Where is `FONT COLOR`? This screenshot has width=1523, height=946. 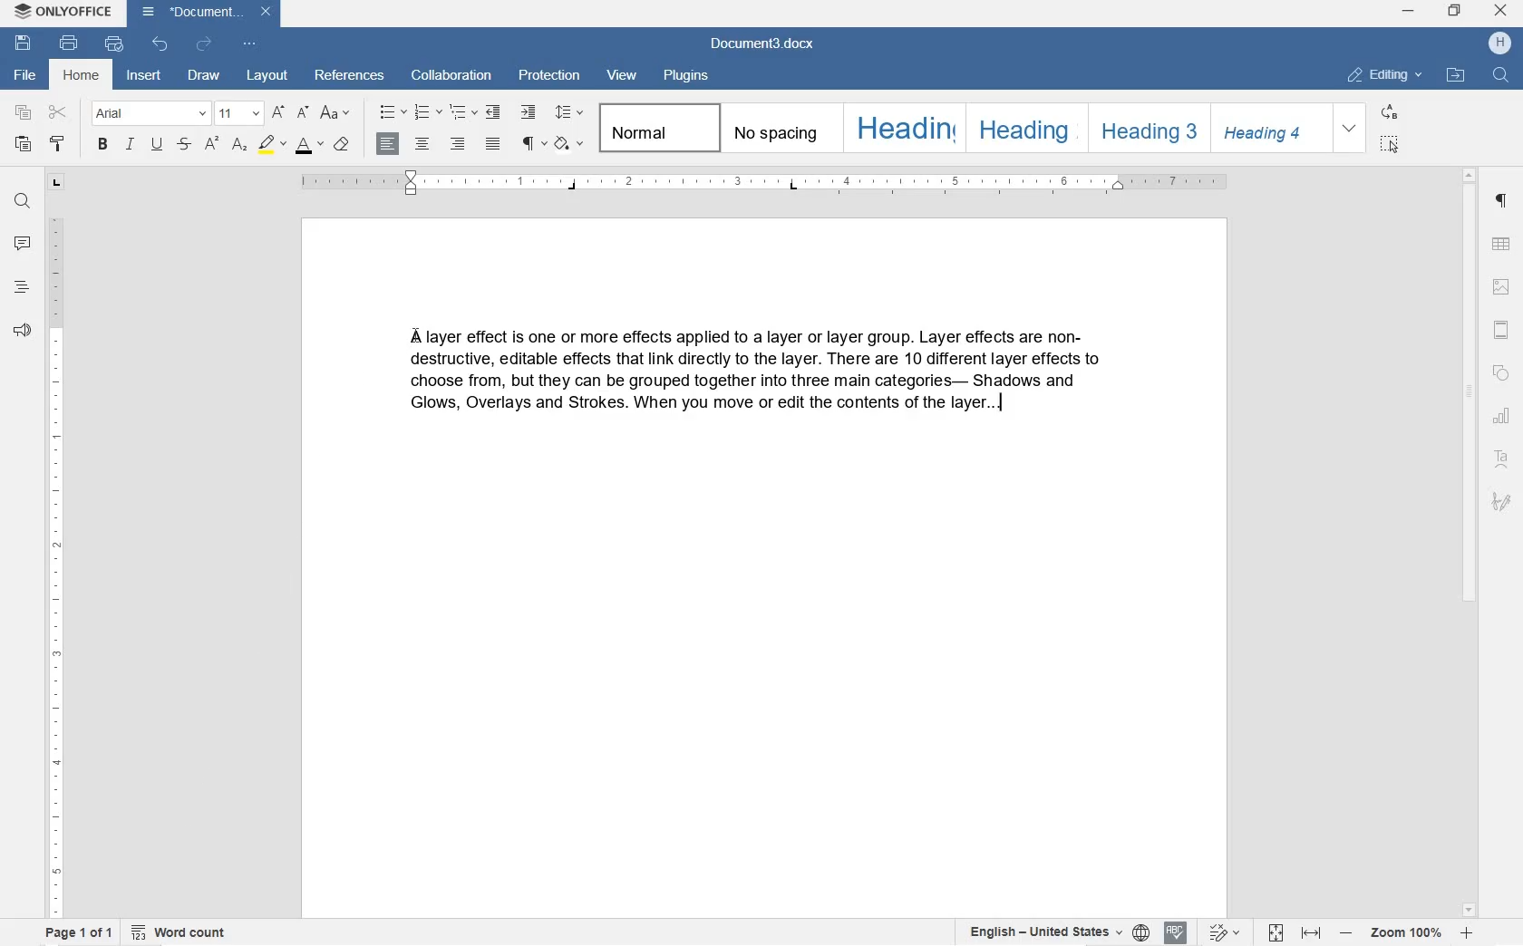 FONT COLOR is located at coordinates (306, 145).